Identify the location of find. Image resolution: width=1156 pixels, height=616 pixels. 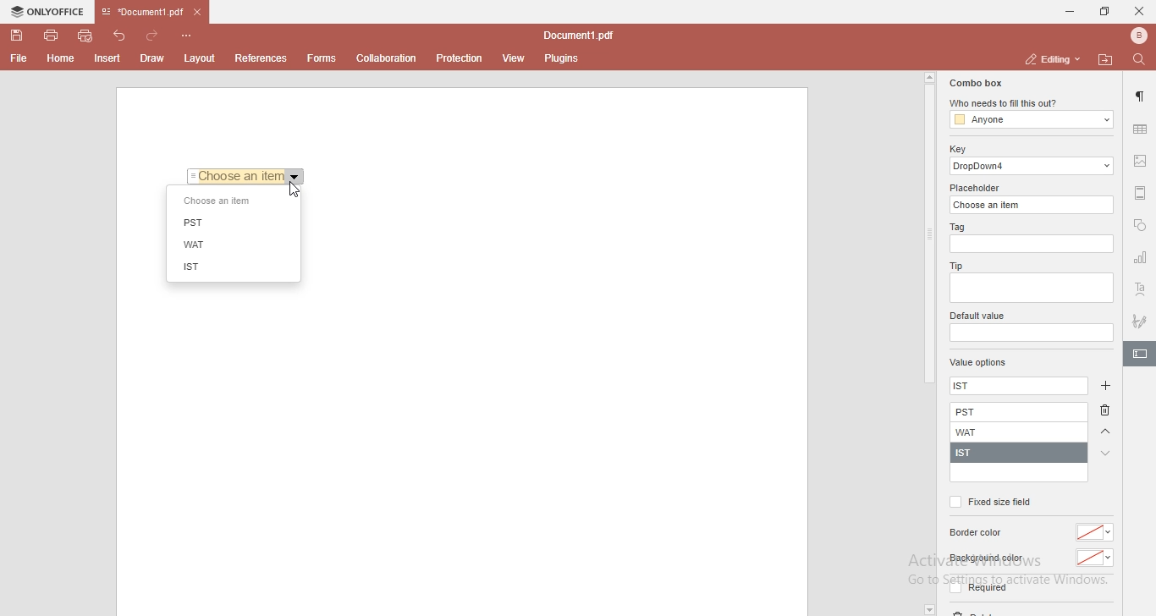
(1142, 58).